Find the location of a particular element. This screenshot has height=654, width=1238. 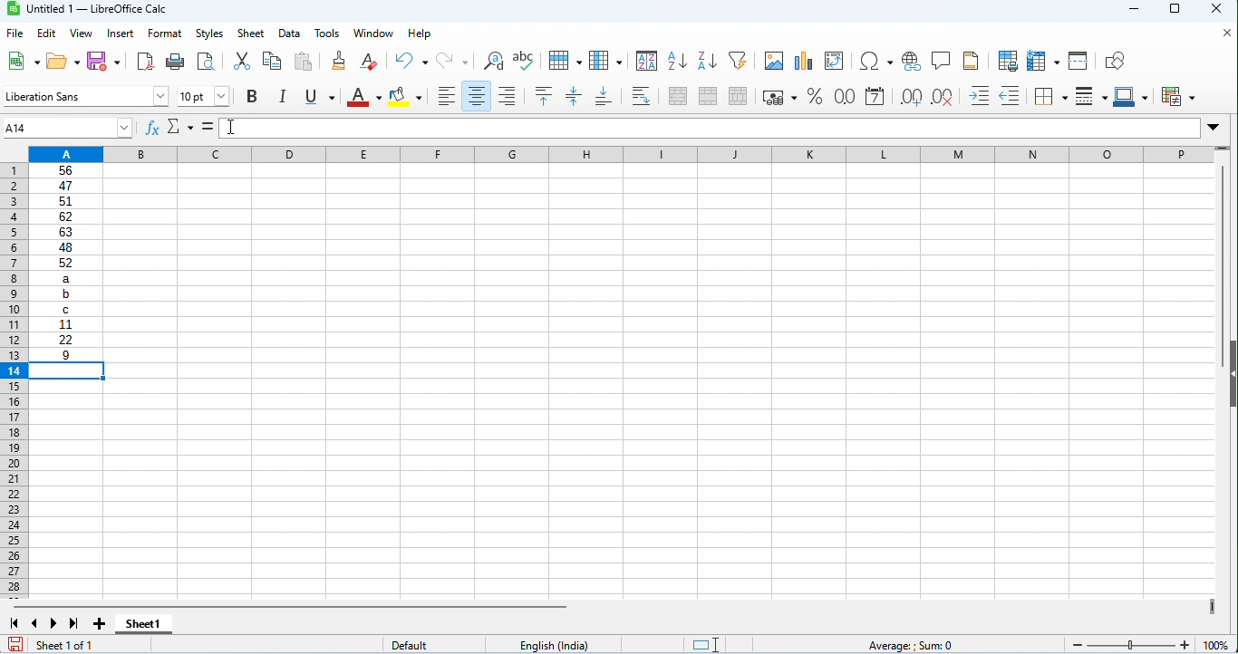

decrease indent is located at coordinates (1012, 95).